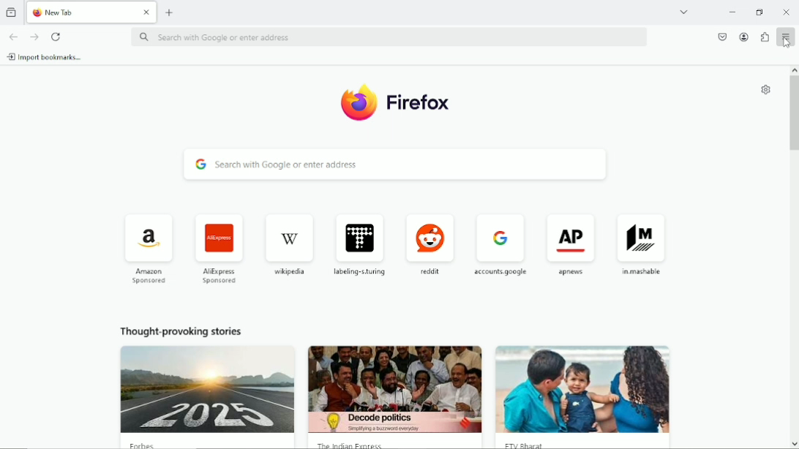  Describe the element at coordinates (146, 12) in the screenshot. I see `close tab` at that location.